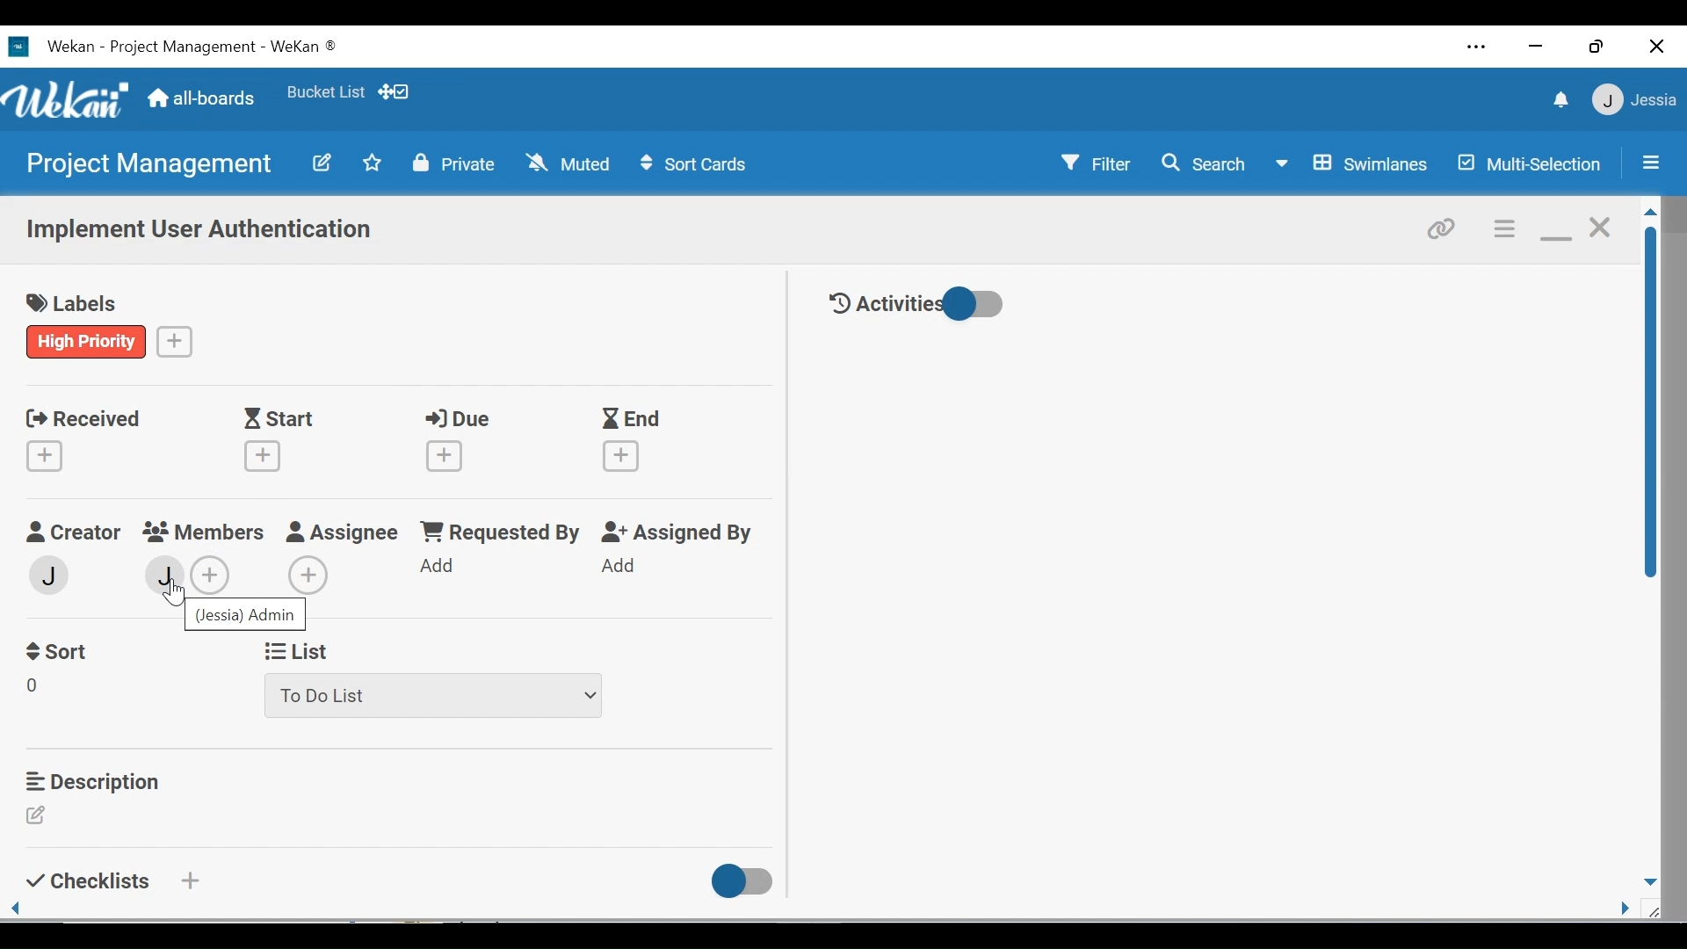 The height and width of the screenshot is (949, 1687). I want to click on add, so click(311, 574).